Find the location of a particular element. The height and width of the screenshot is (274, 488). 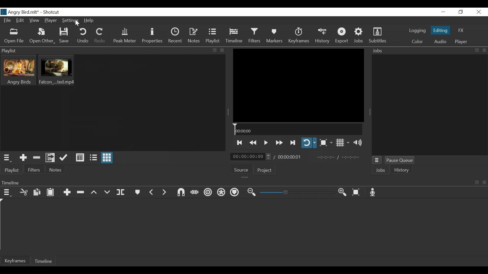

View as Files is located at coordinates (94, 158).